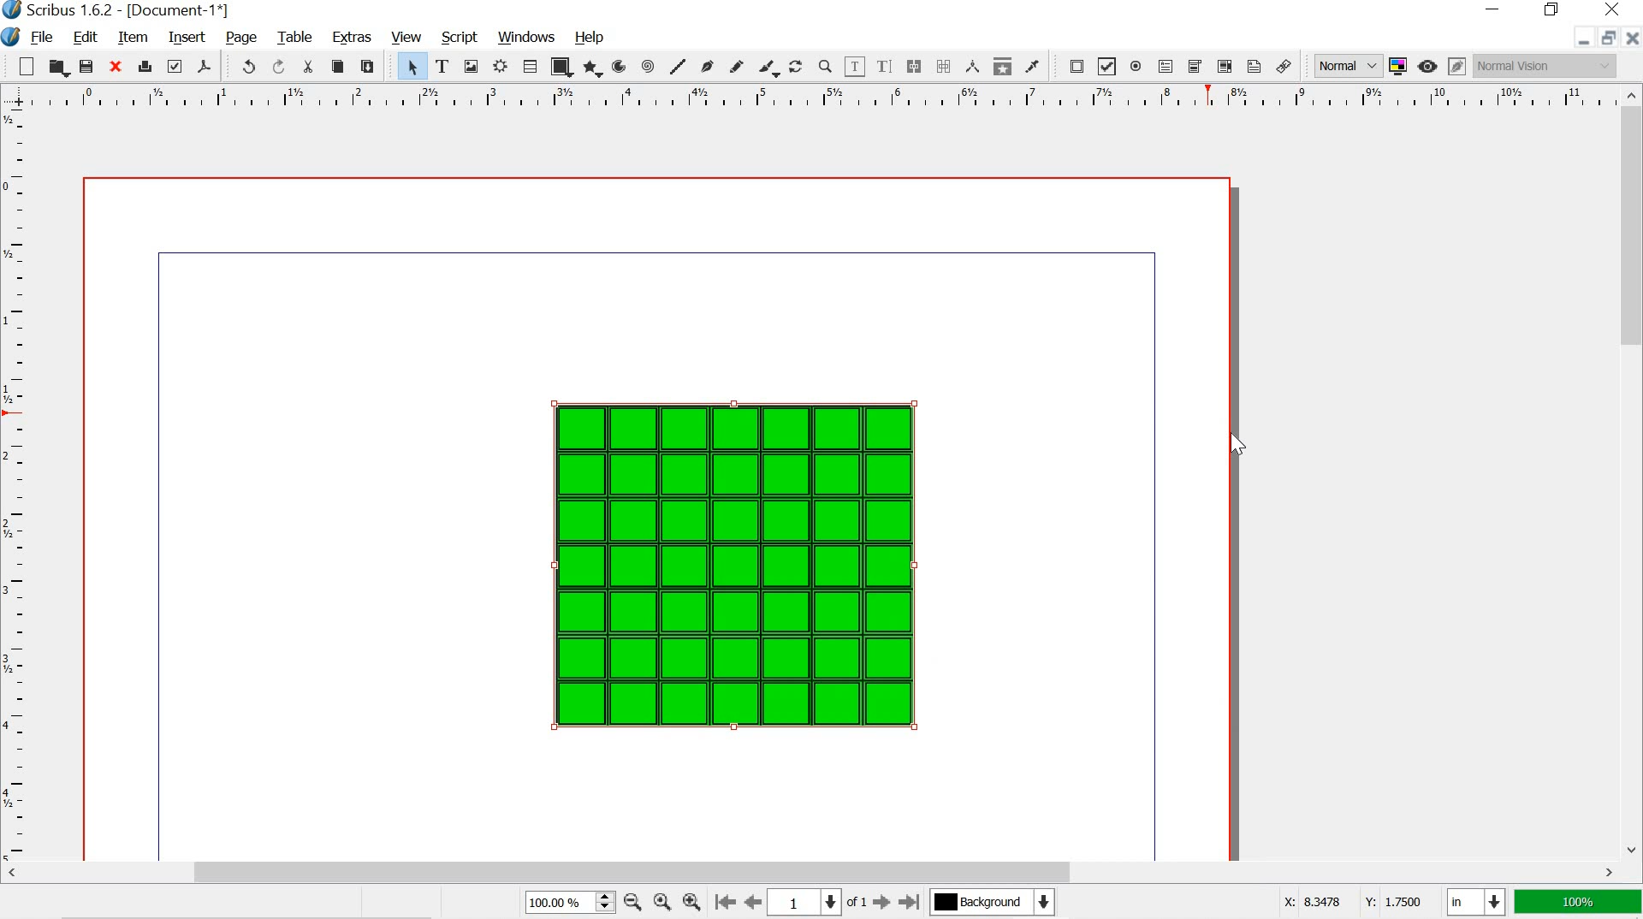  I want to click on polygon, so click(591, 66).